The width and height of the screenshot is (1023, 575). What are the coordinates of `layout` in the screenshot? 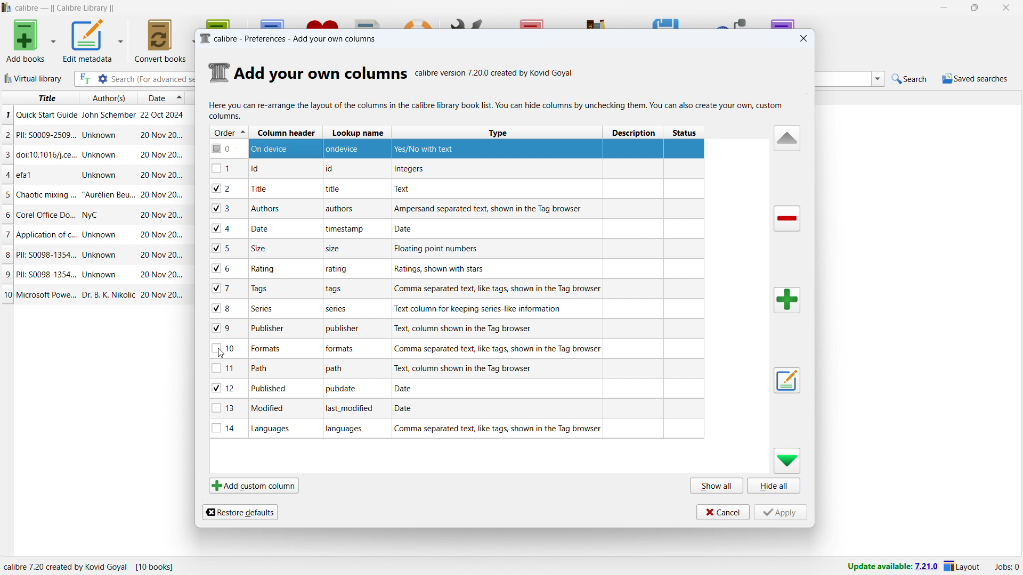 It's located at (962, 566).